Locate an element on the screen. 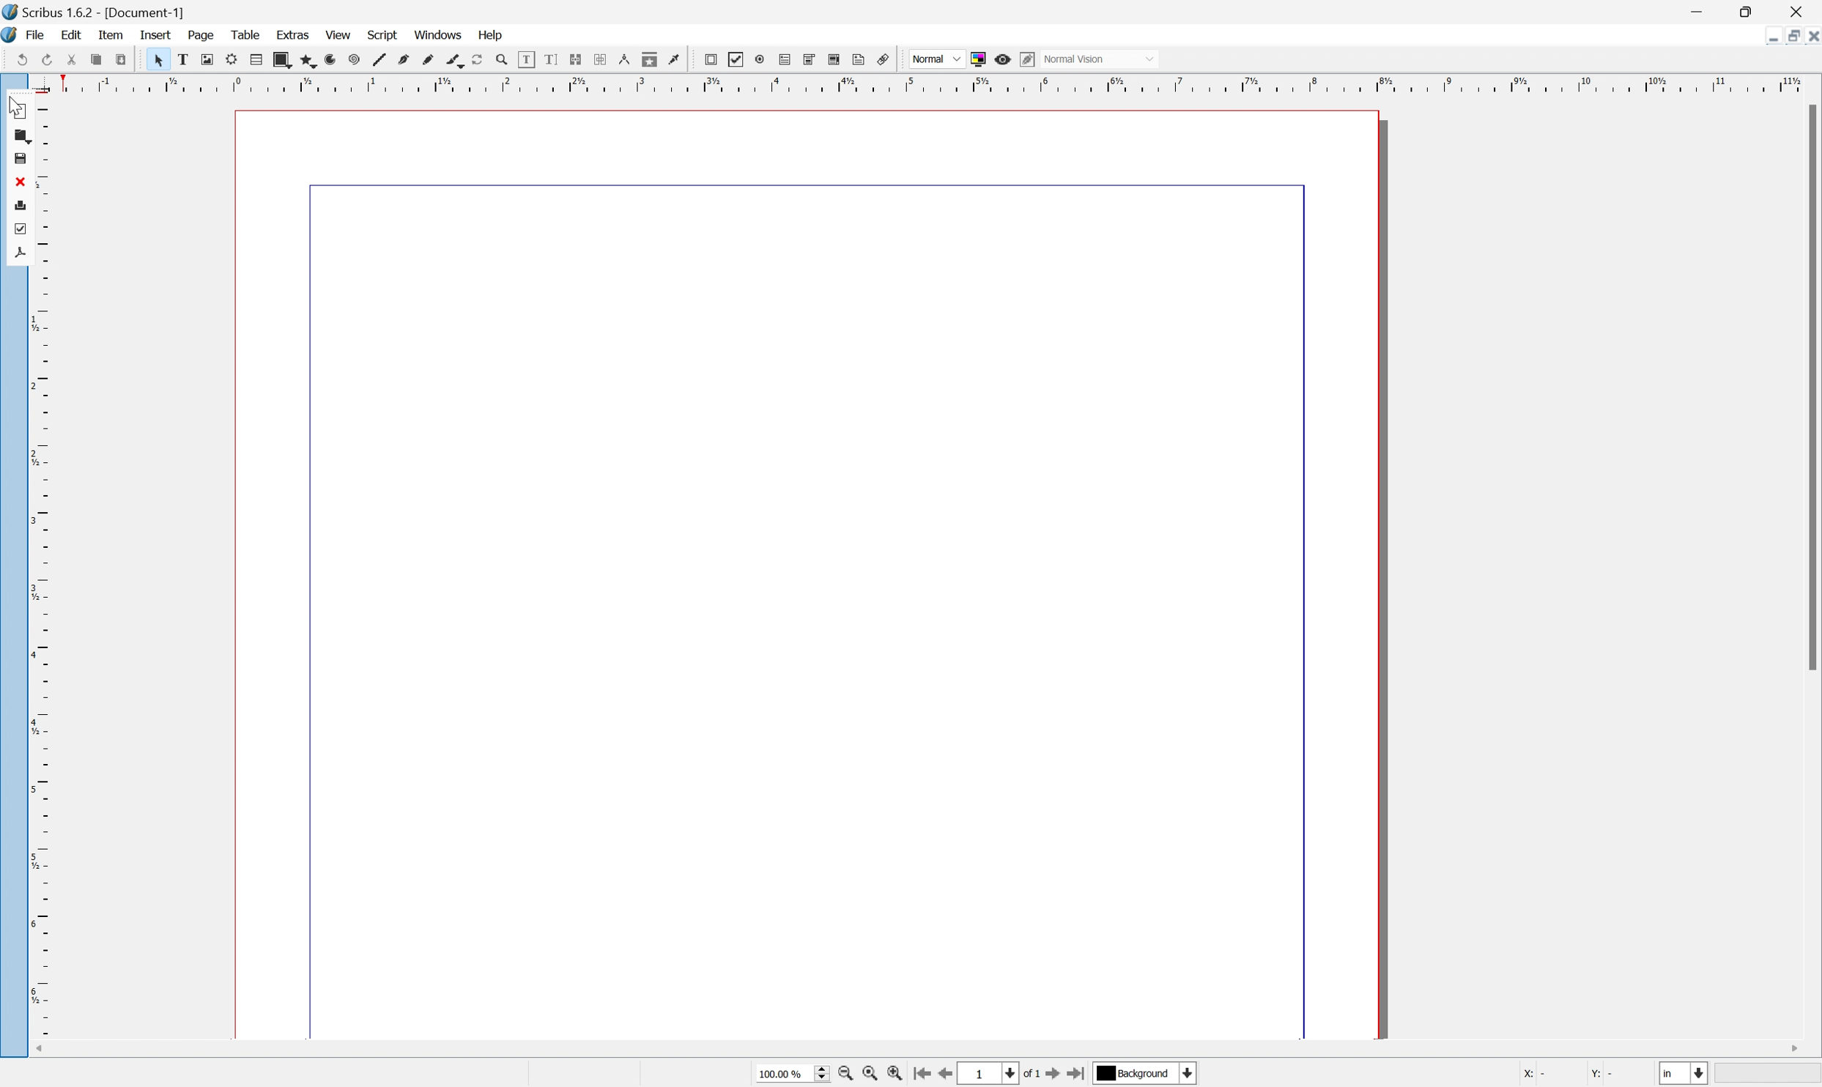  preflight verifier is located at coordinates (20, 229).